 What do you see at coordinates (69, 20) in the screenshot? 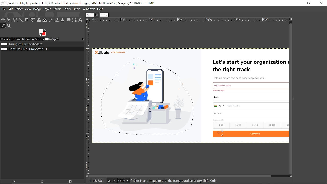
I see `Smudge tool` at bounding box center [69, 20].